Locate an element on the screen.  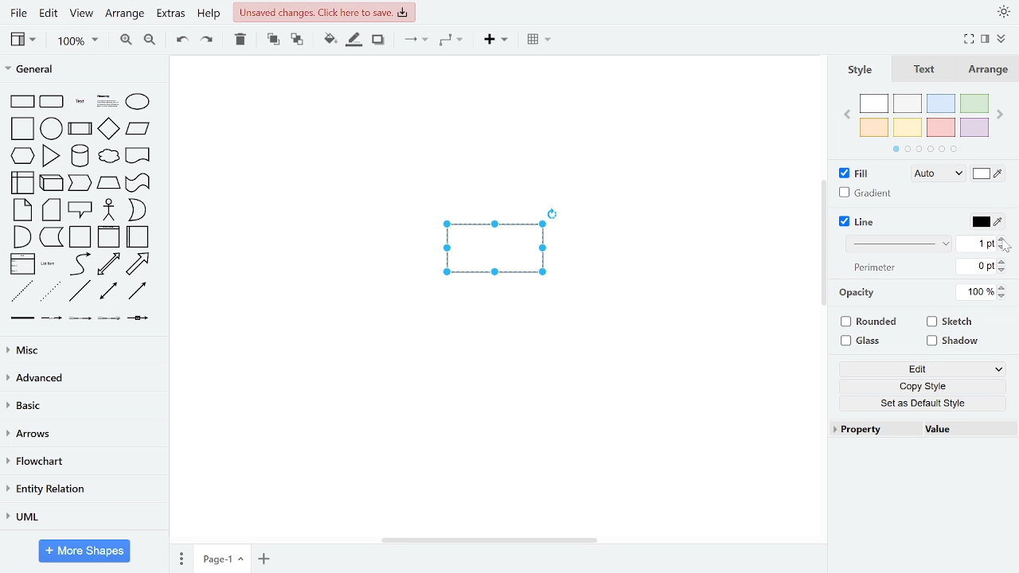
current page is located at coordinates (221, 559).